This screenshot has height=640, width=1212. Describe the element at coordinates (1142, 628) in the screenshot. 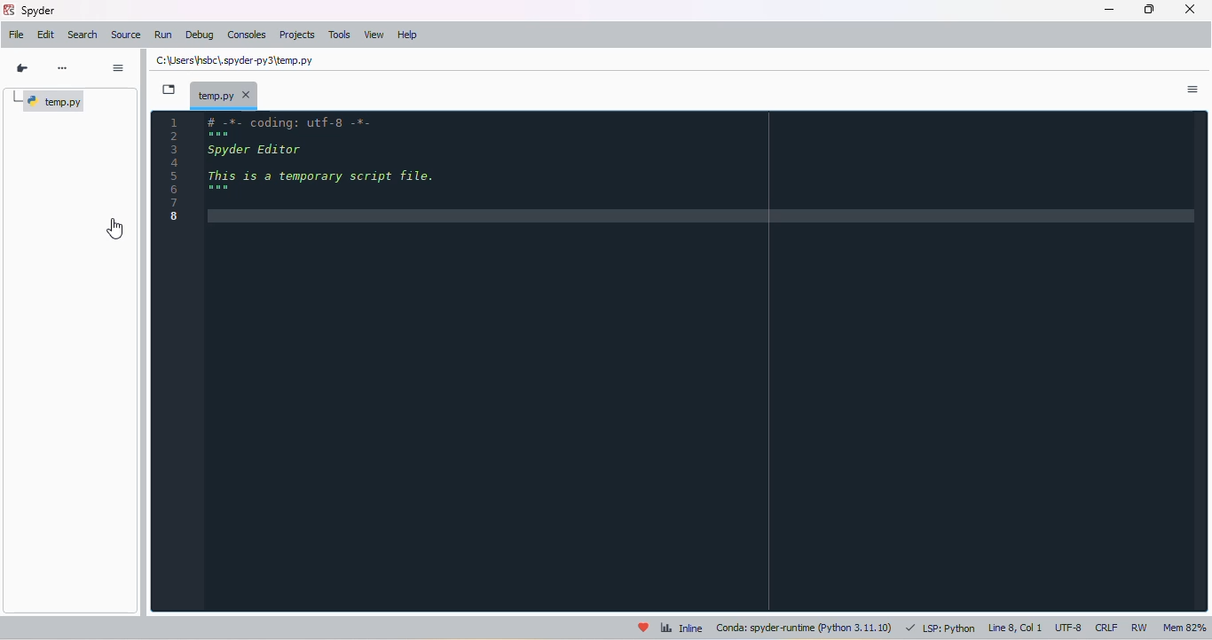

I see `RW` at that location.